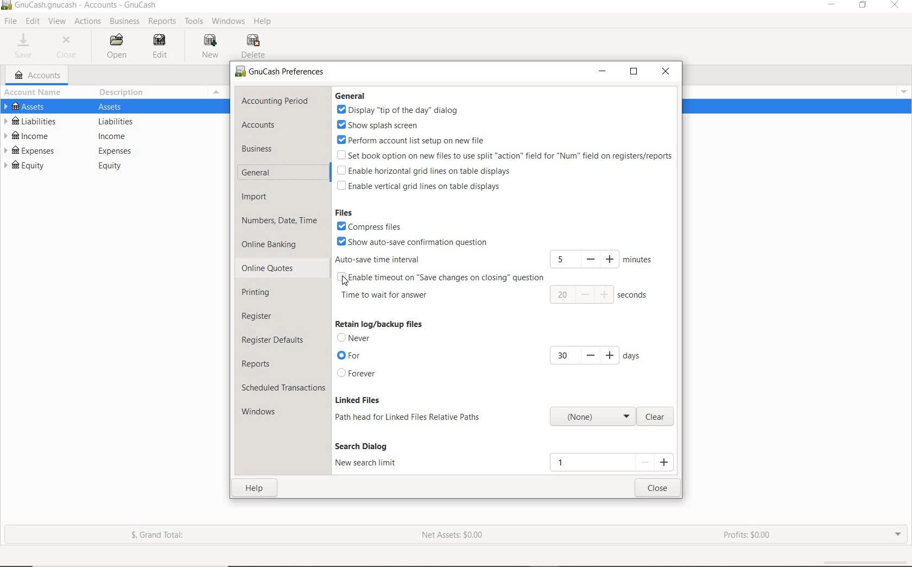 The height and width of the screenshot is (567, 912). I want to click on REPORTS, so click(258, 365).